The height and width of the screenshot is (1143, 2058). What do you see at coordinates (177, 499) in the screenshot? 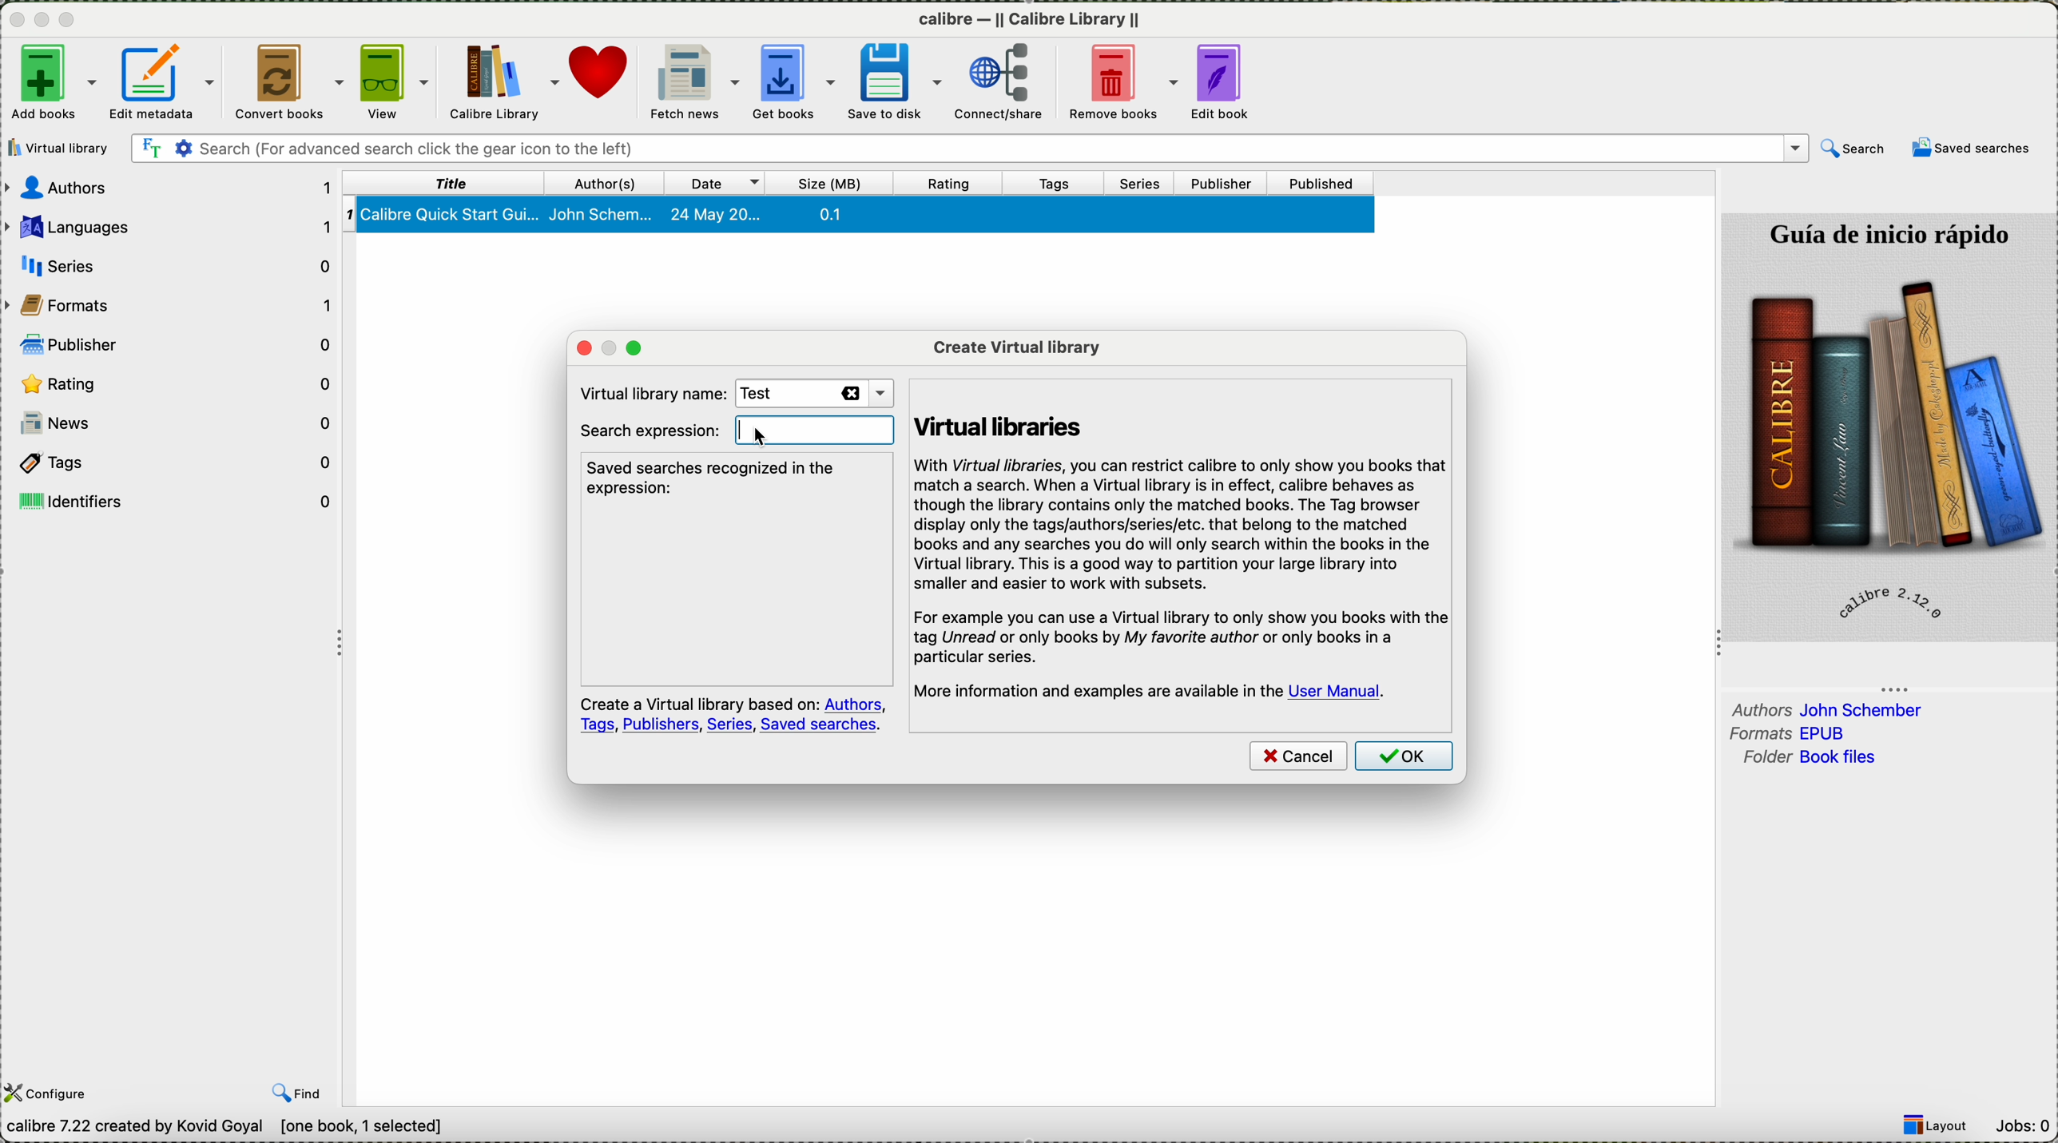
I see `identifiers` at bounding box center [177, 499].